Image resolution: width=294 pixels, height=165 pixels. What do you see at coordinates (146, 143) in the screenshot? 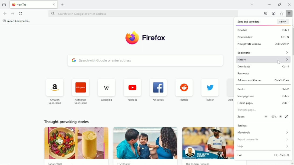
I see `image` at bounding box center [146, 143].